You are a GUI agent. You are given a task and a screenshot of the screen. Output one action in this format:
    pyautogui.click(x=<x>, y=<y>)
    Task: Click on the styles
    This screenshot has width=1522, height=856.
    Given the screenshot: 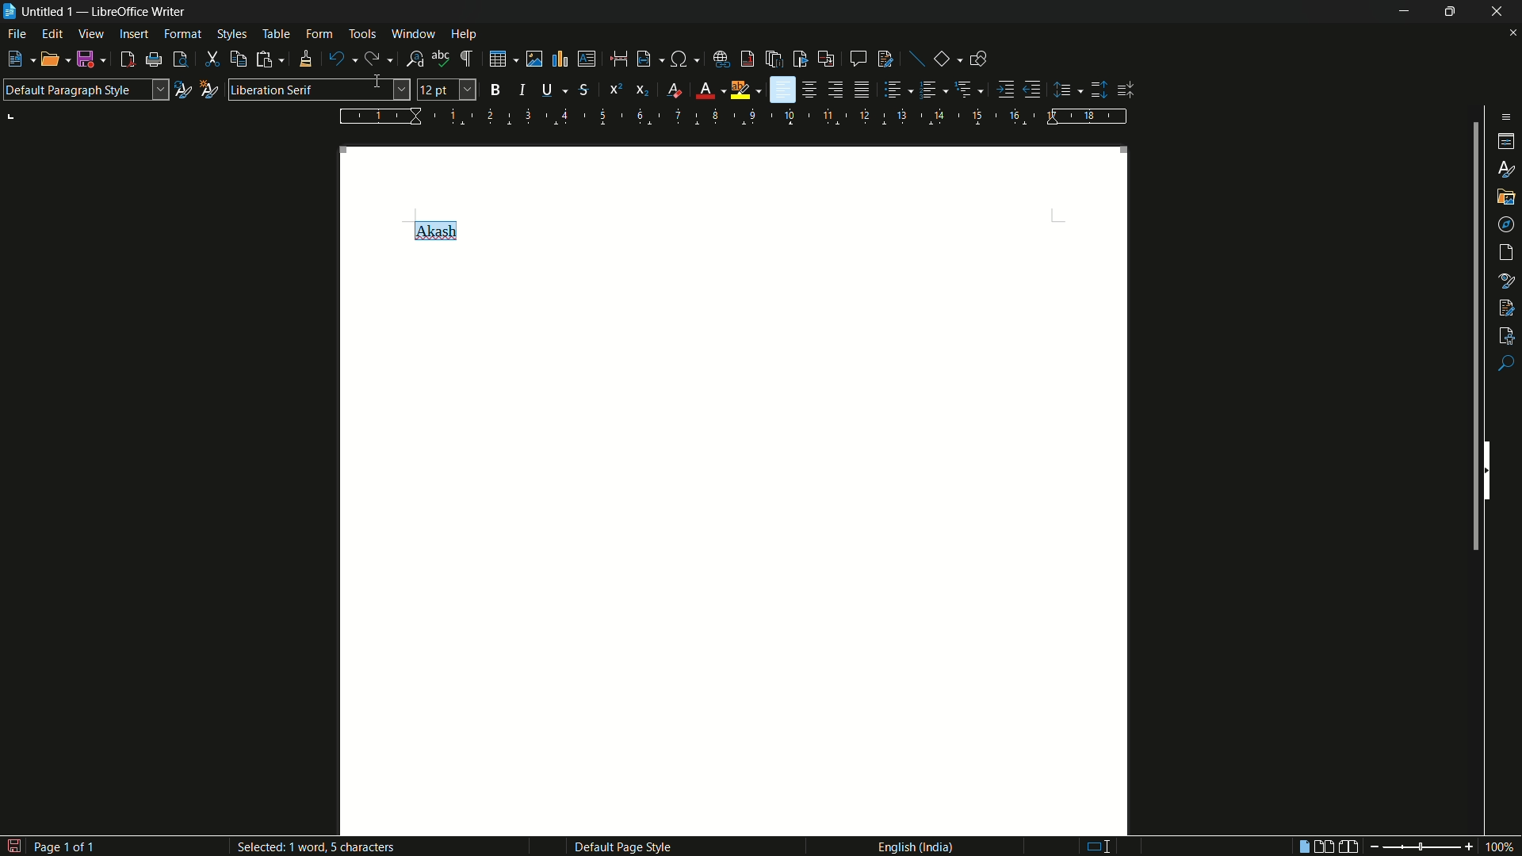 What is the action you would take?
    pyautogui.click(x=1508, y=168)
    